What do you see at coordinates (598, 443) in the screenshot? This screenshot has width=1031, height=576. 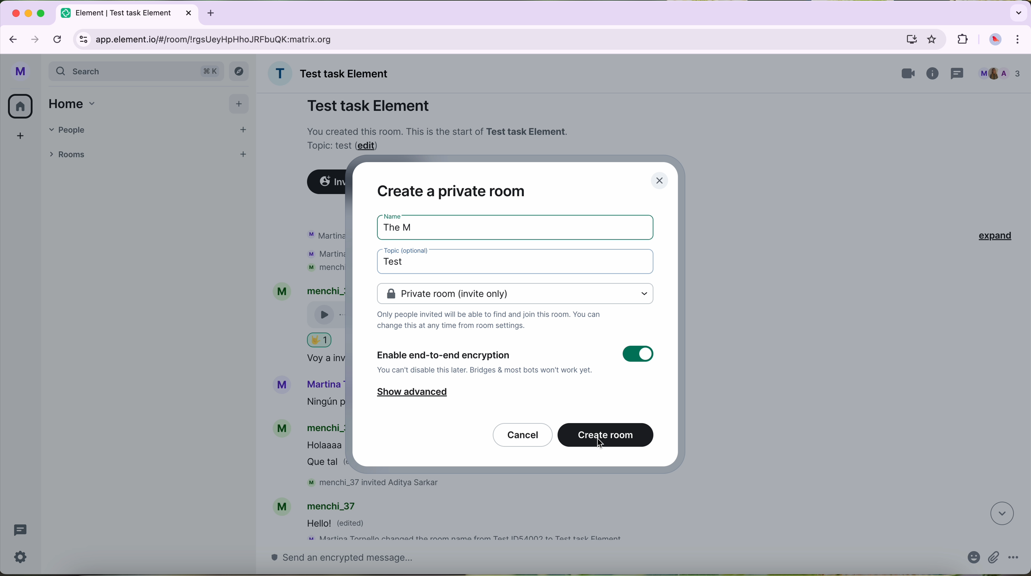 I see `cursor` at bounding box center [598, 443].